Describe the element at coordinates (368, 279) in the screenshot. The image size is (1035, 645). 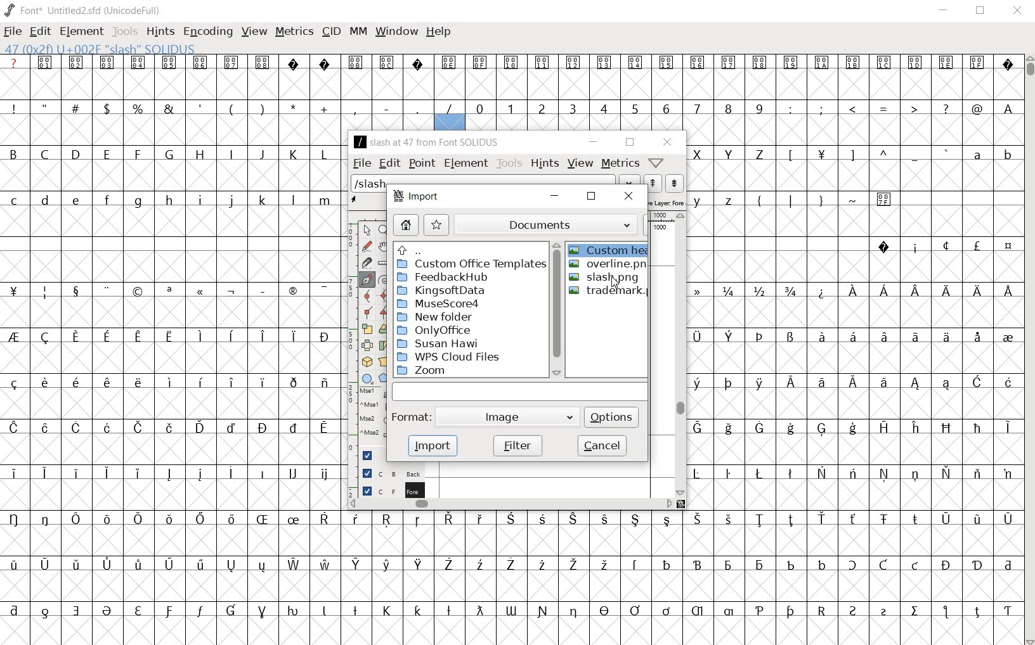
I see `add a point, then drag out its control points` at that location.